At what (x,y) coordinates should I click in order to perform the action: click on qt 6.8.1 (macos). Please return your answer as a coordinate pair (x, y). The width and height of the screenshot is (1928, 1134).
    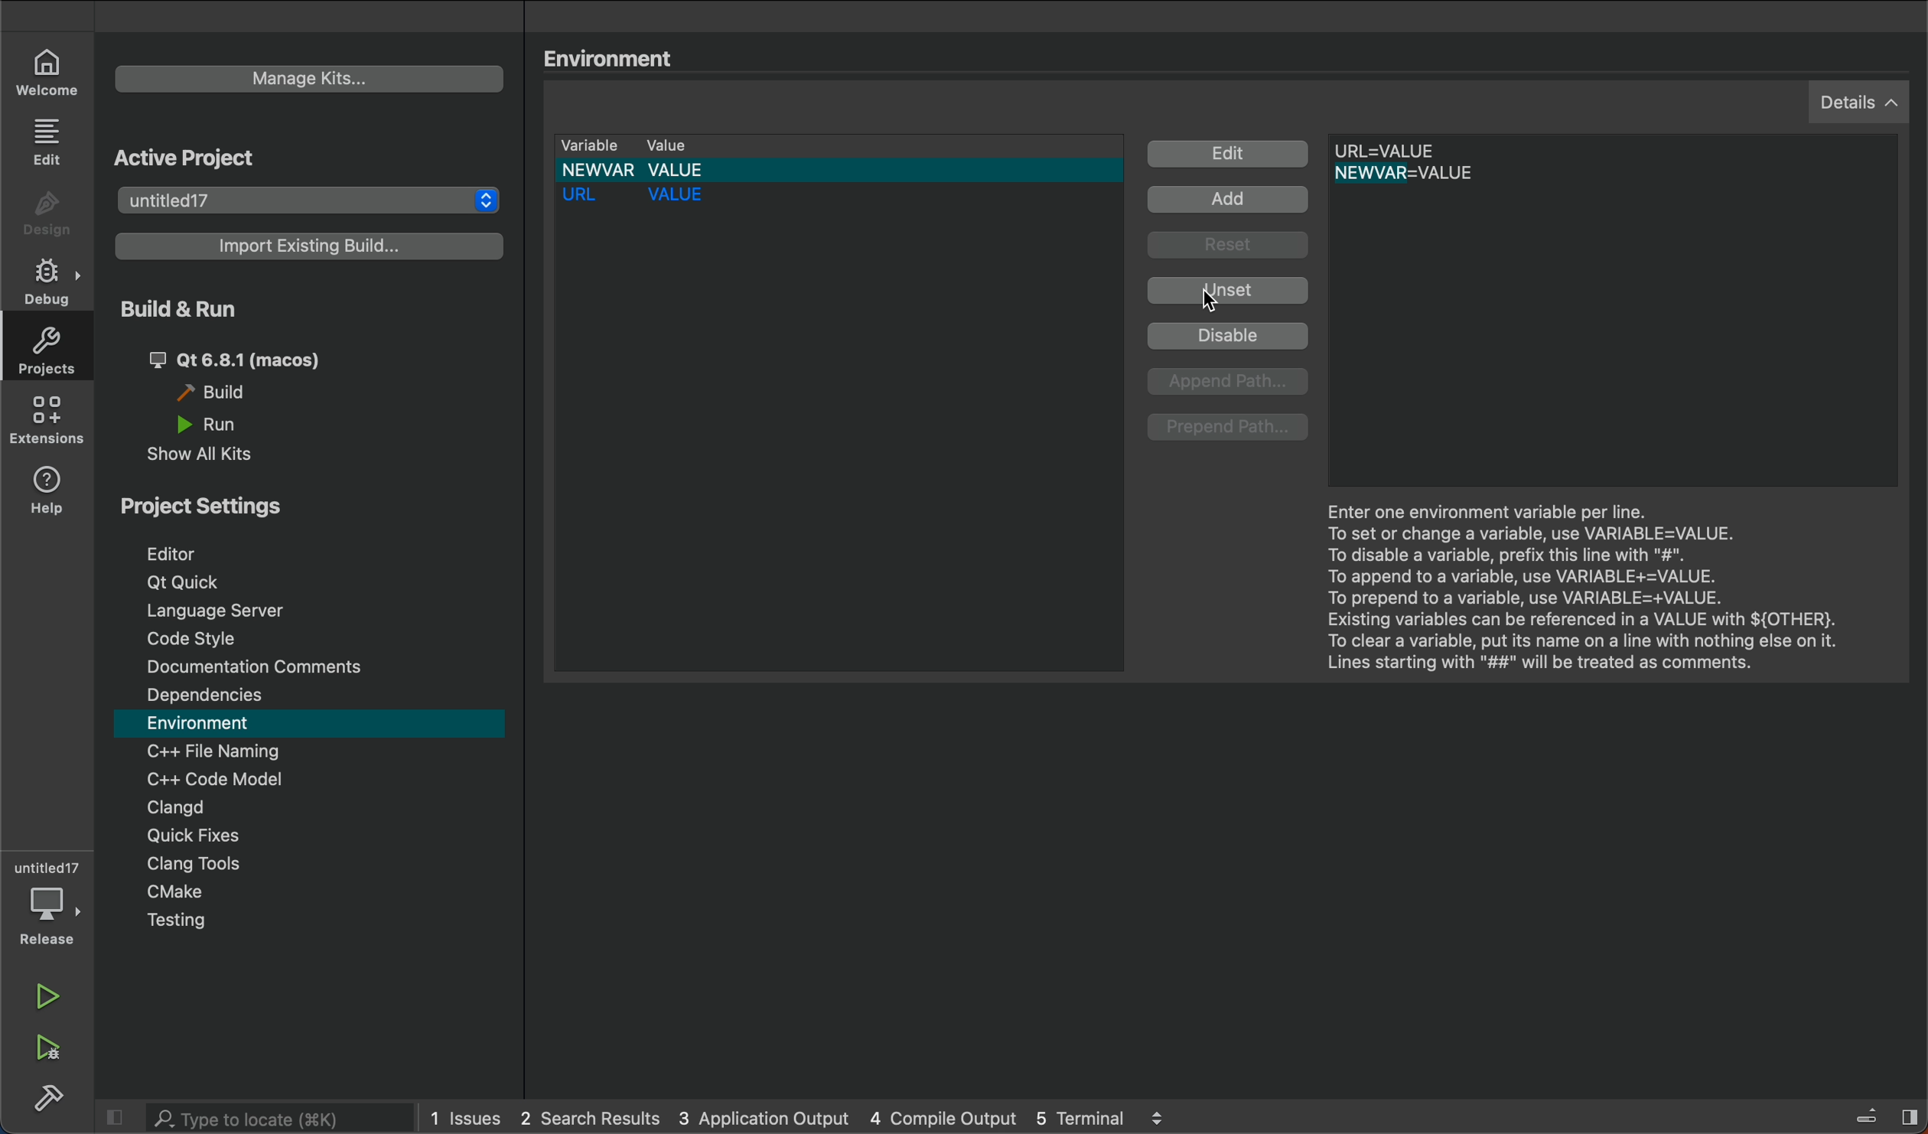
    Looking at the image, I should click on (233, 360).